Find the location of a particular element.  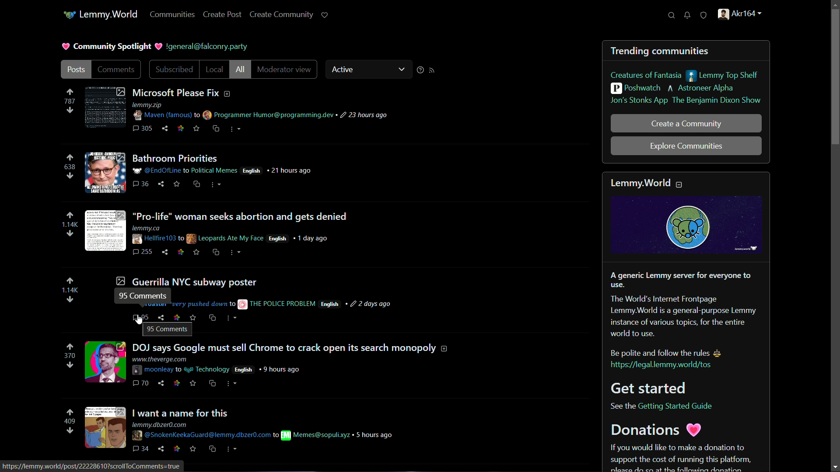

» Technology is located at coordinates (209, 369).